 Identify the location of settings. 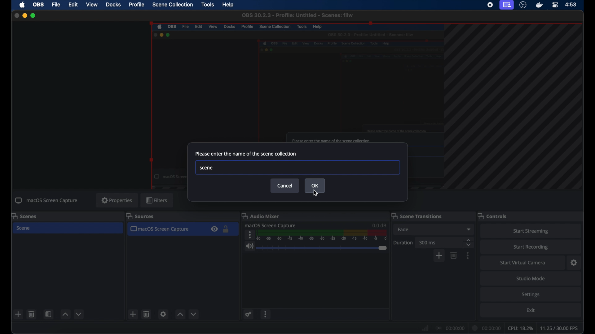
(163, 314).